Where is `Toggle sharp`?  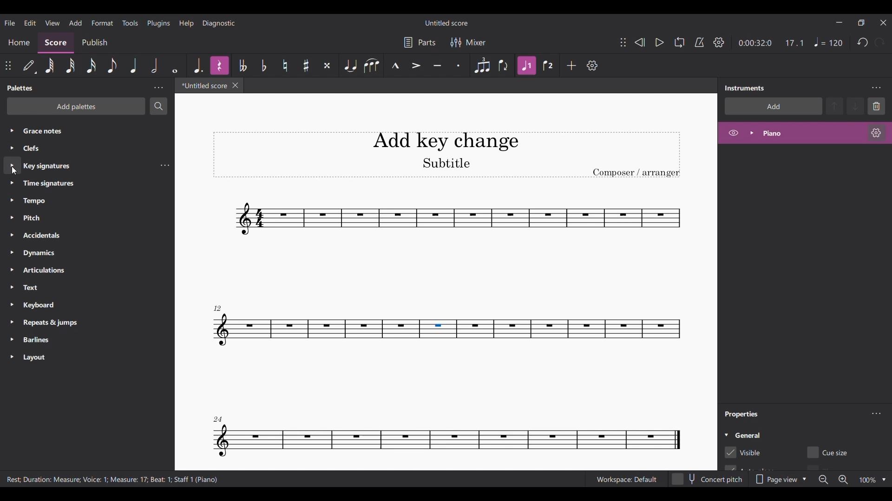 Toggle sharp is located at coordinates (285, 65).